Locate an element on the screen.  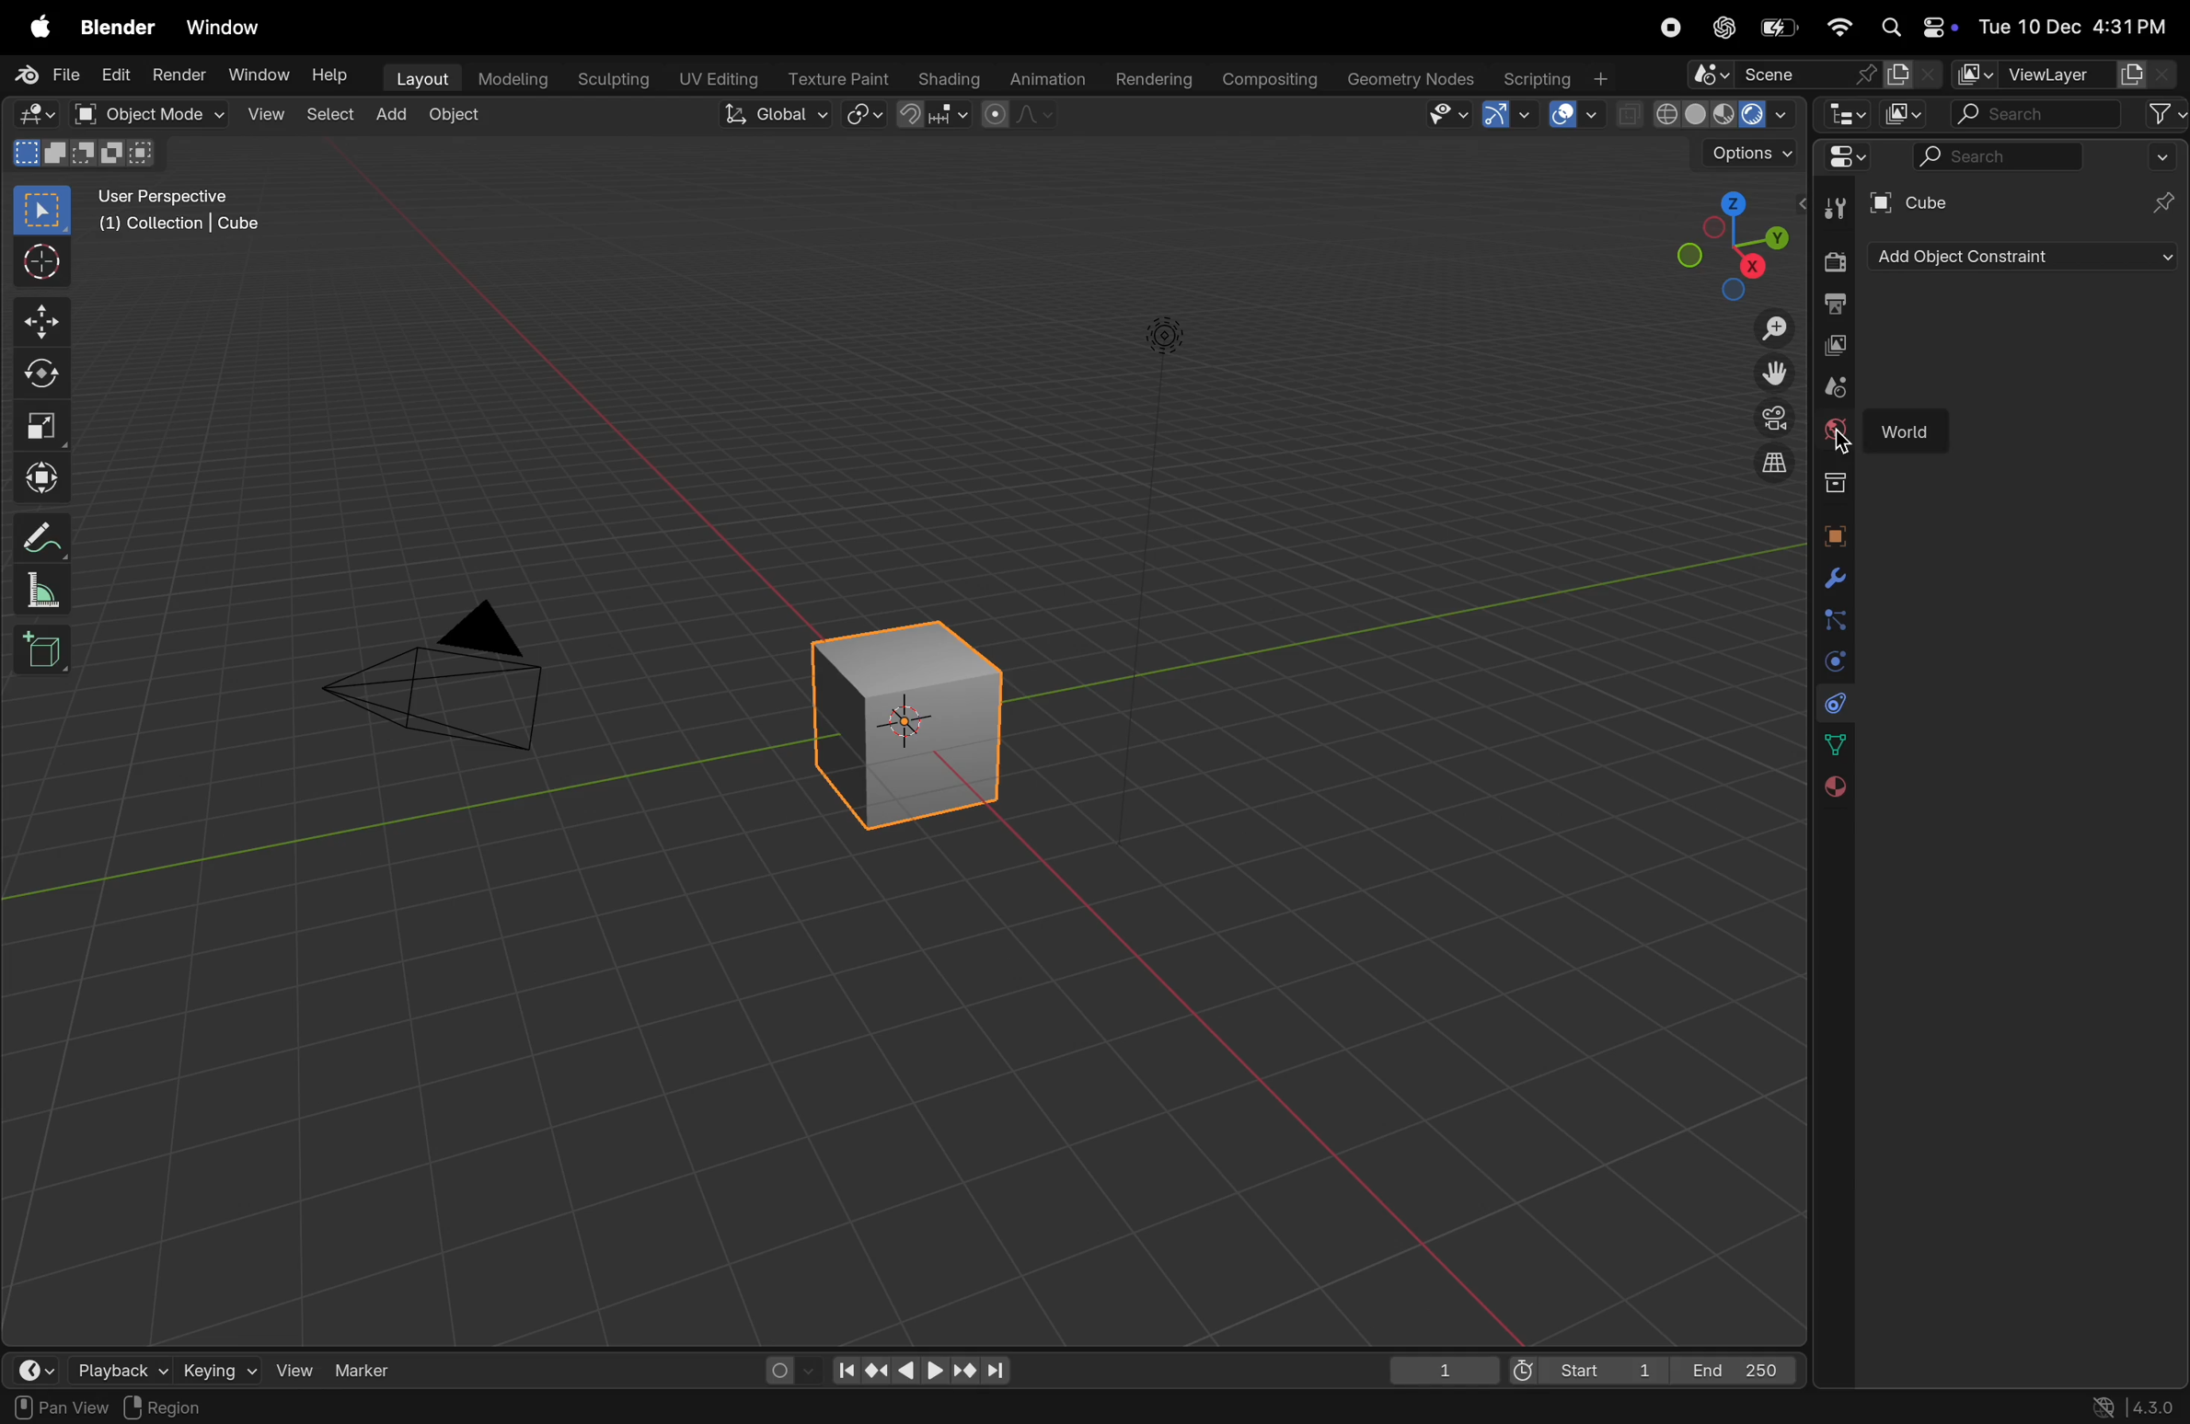
options is located at coordinates (1742, 158).